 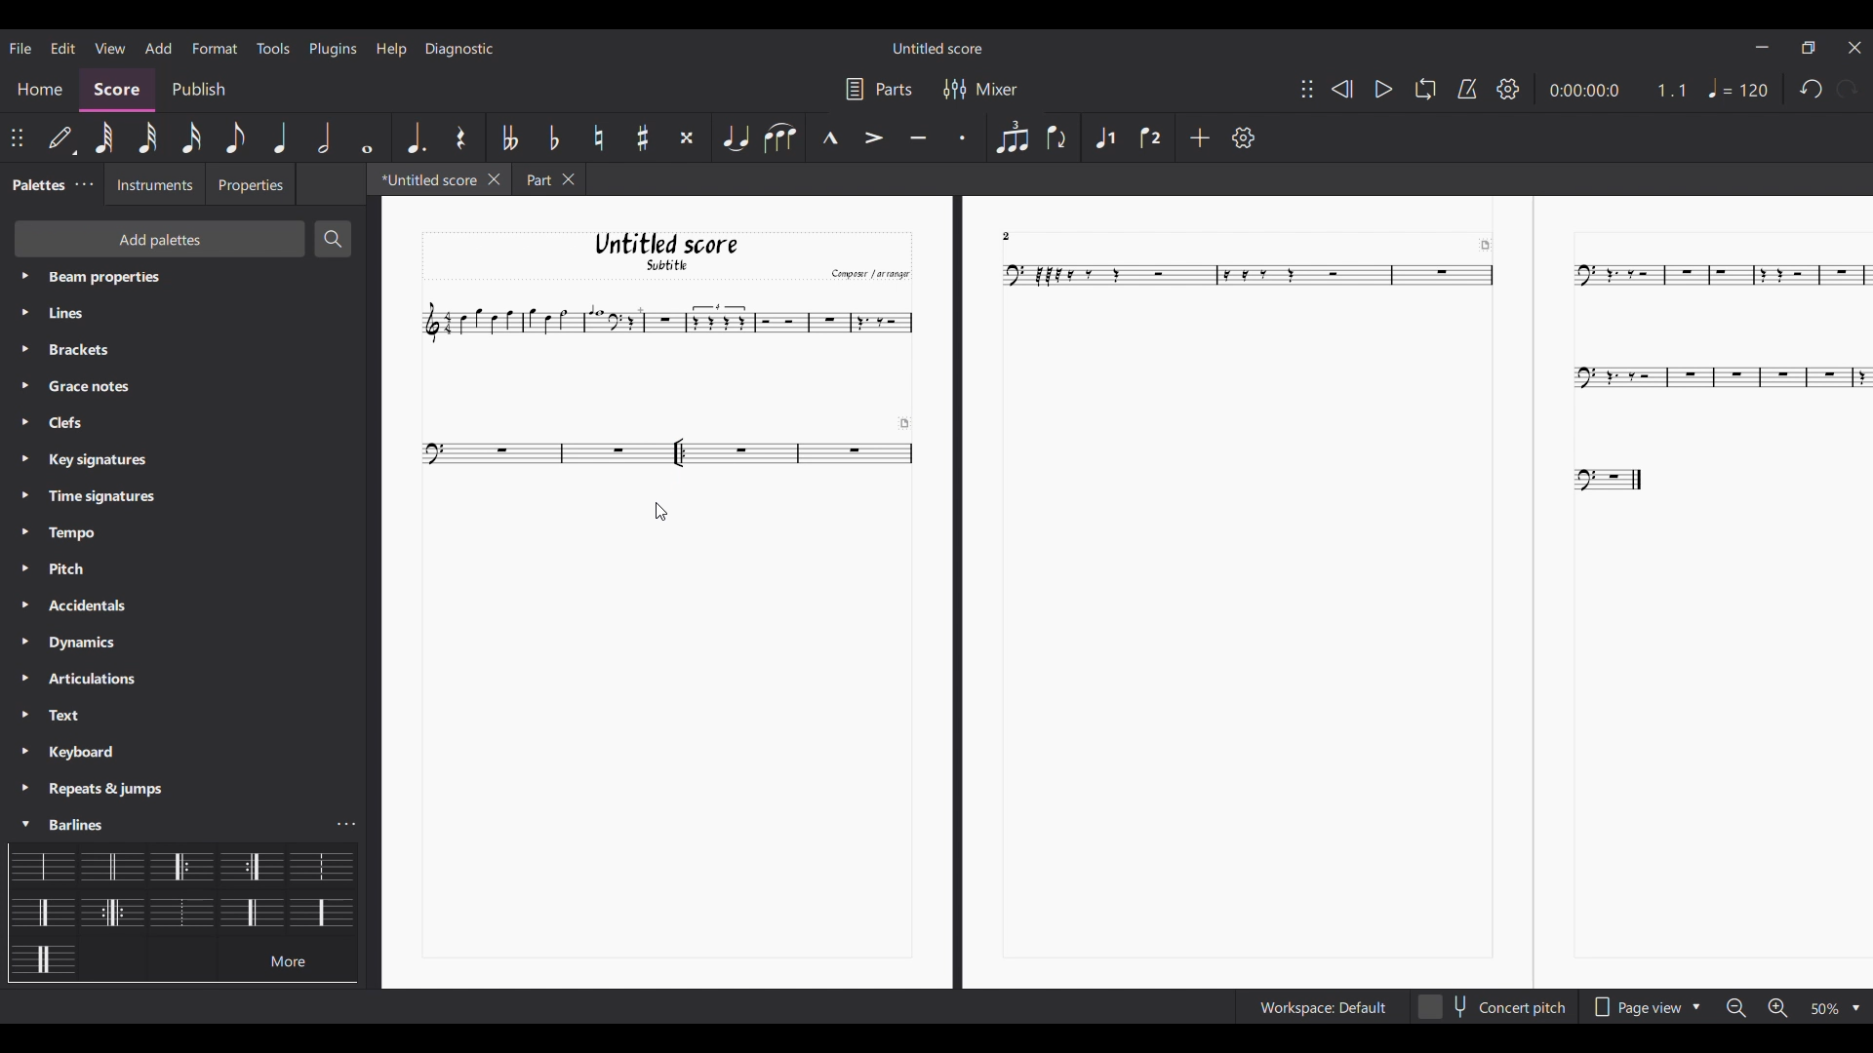 I want to click on Barline options, so click(x=112, y=866).